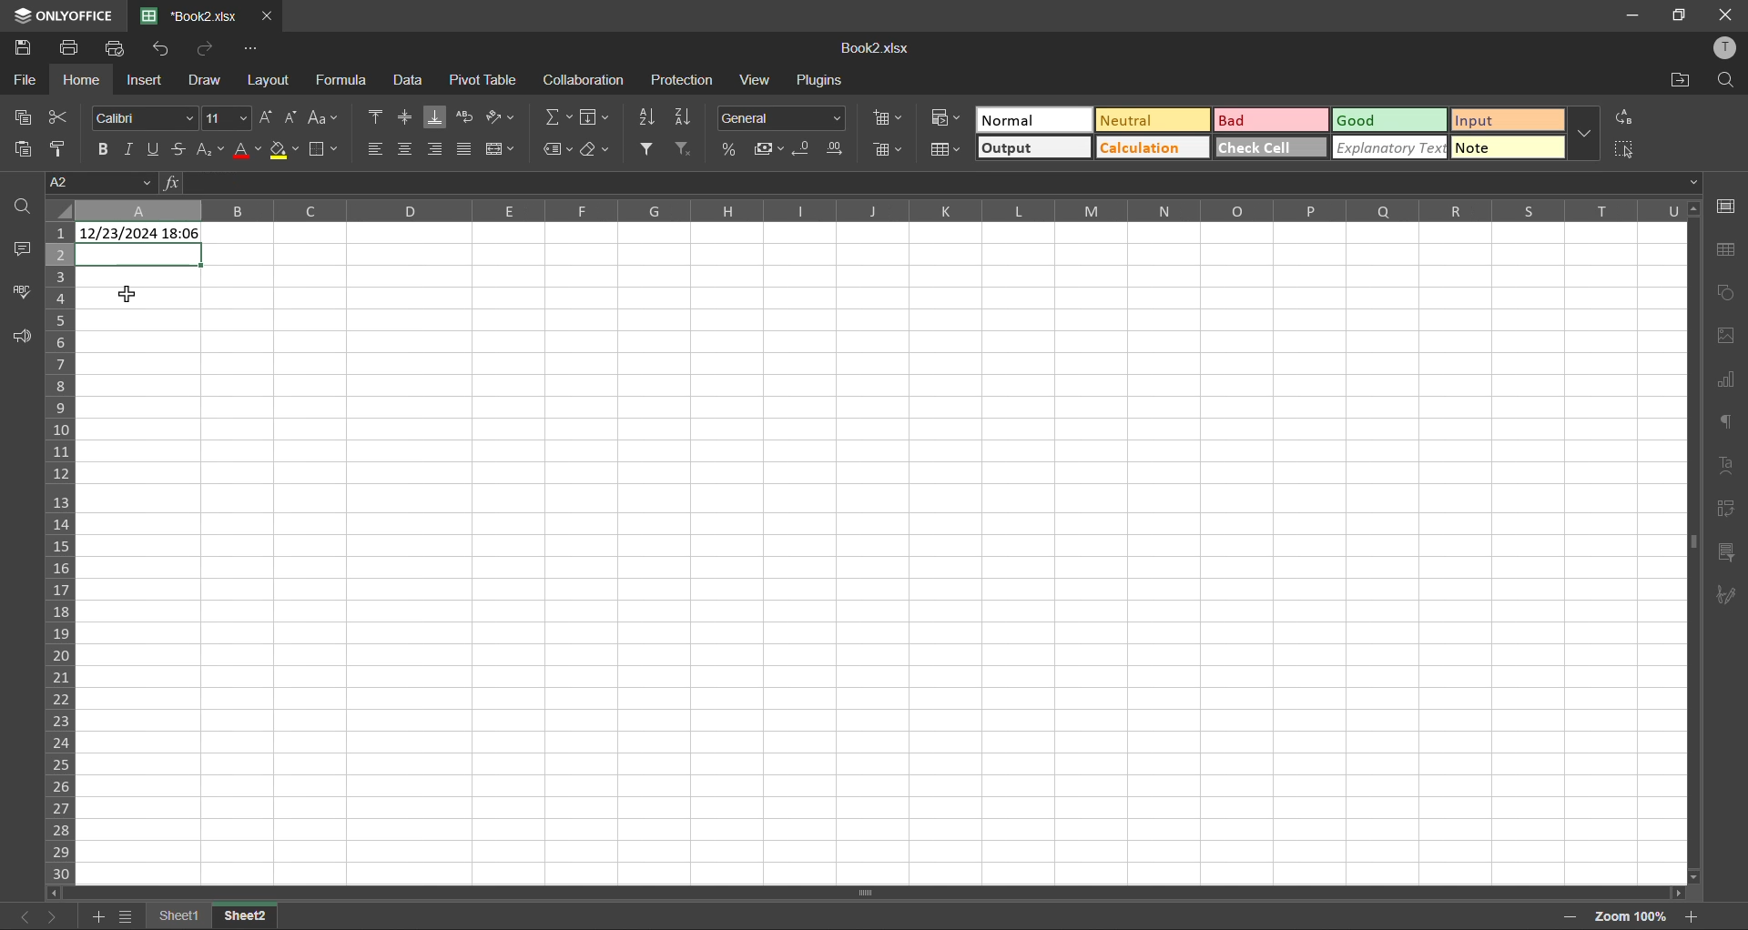 Image resolution: width=1748 pixels, height=930 pixels. I want to click on check cell, so click(1269, 148).